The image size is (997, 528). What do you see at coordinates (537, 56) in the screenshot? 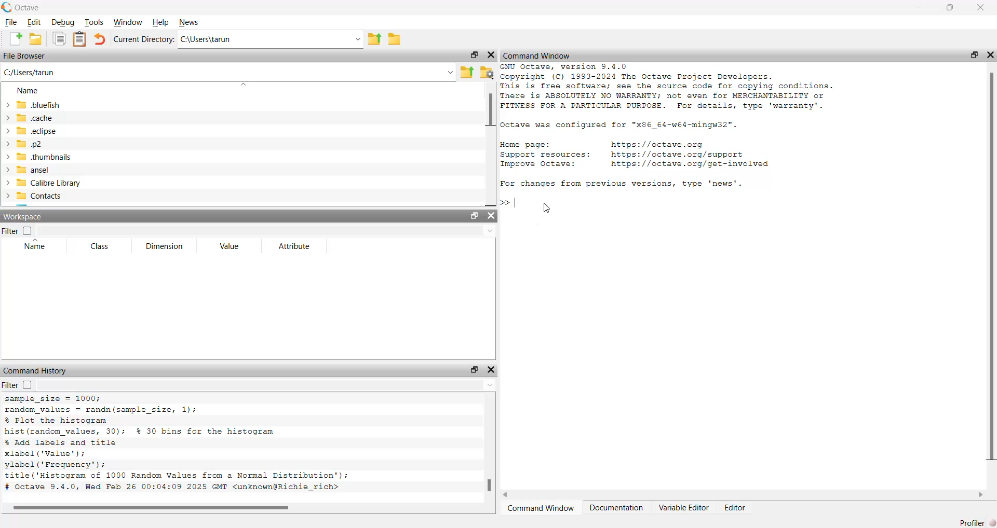
I see `Command Window` at bounding box center [537, 56].